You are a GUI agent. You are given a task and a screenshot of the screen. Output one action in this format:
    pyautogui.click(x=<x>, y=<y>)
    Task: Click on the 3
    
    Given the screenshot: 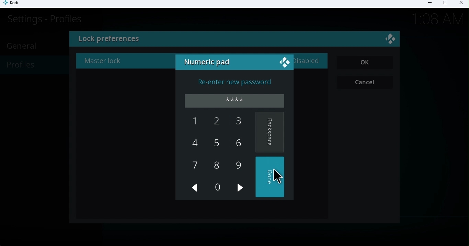 What is the action you would take?
    pyautogui.click(x=235, y=122)
    